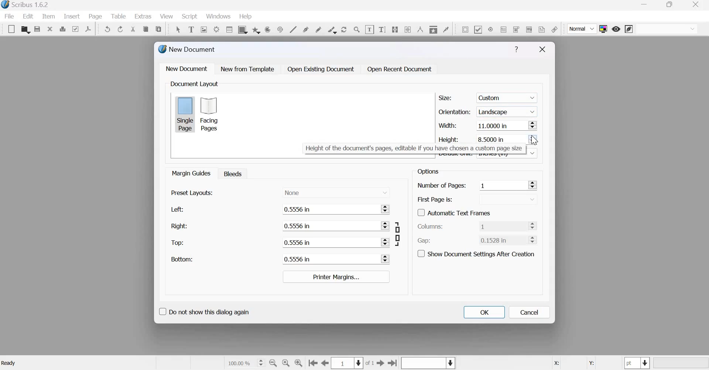  Describe the element at coordinates (216, 28) in the screenshot. I see `render frame` at that location.